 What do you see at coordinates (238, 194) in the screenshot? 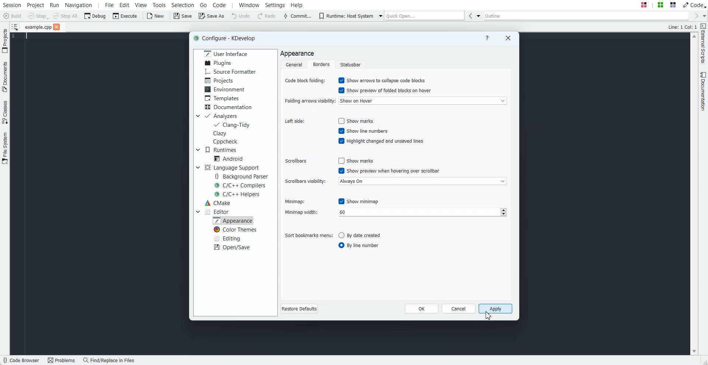
I see `C/C++ Helpers` at bounding box center [238, 194].